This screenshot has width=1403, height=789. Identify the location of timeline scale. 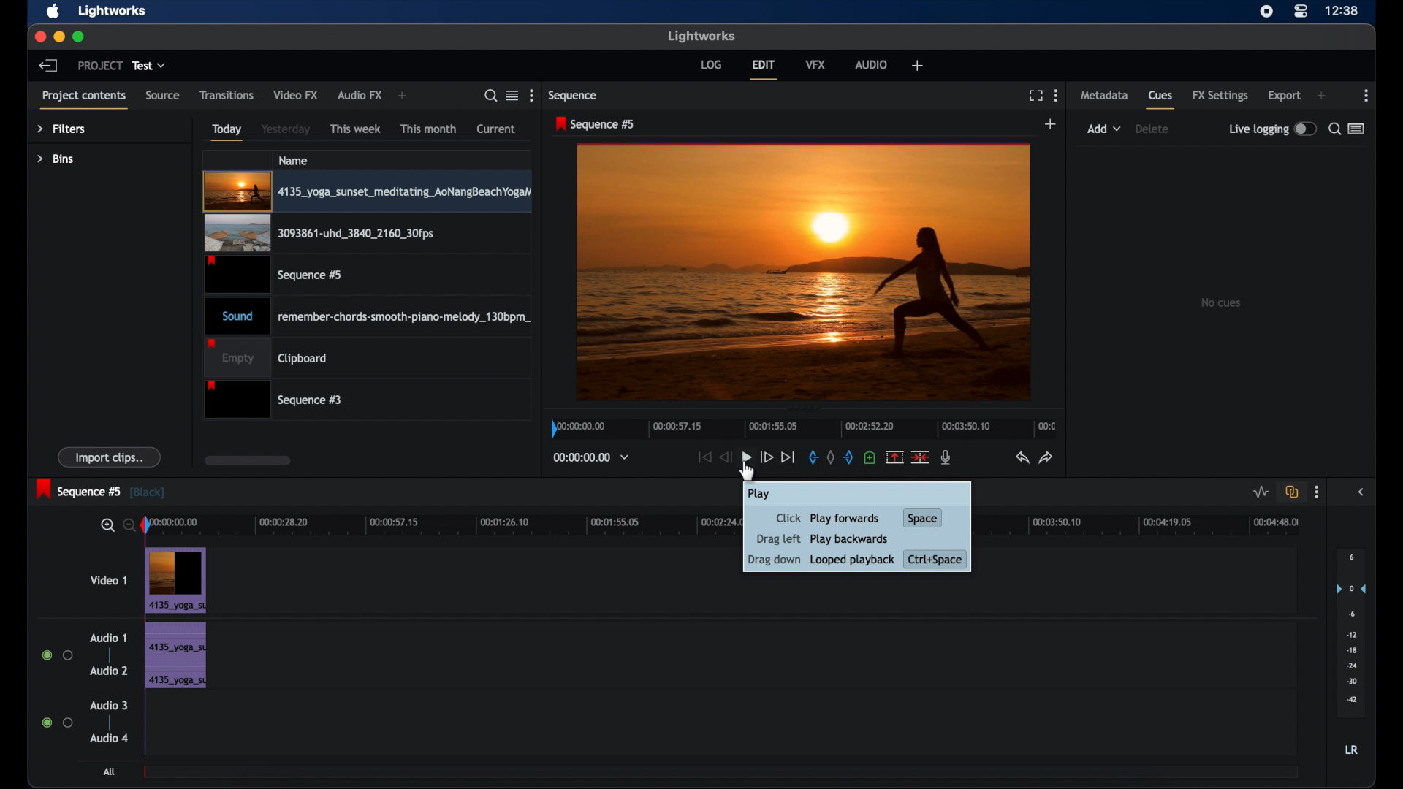
(444, 525).